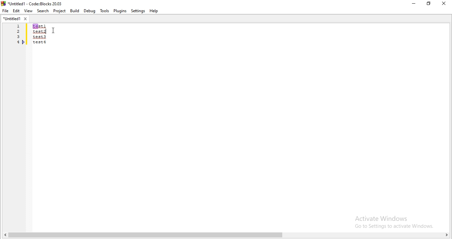 The width and height of the screenshot is (452, 239). What do you see at coordinates (59, 11) in the screenshot?
I see `Project ` at bounding box center [59, 11].